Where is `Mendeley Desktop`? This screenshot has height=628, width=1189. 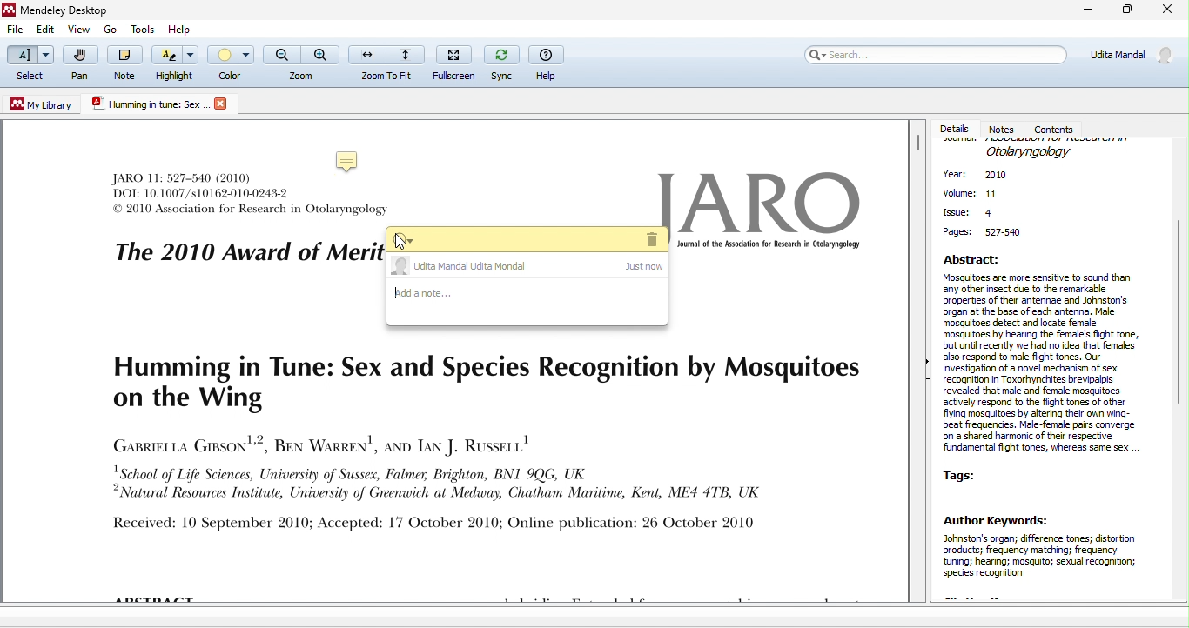 Mendeley Desktop is located at coordinates (71, 10).